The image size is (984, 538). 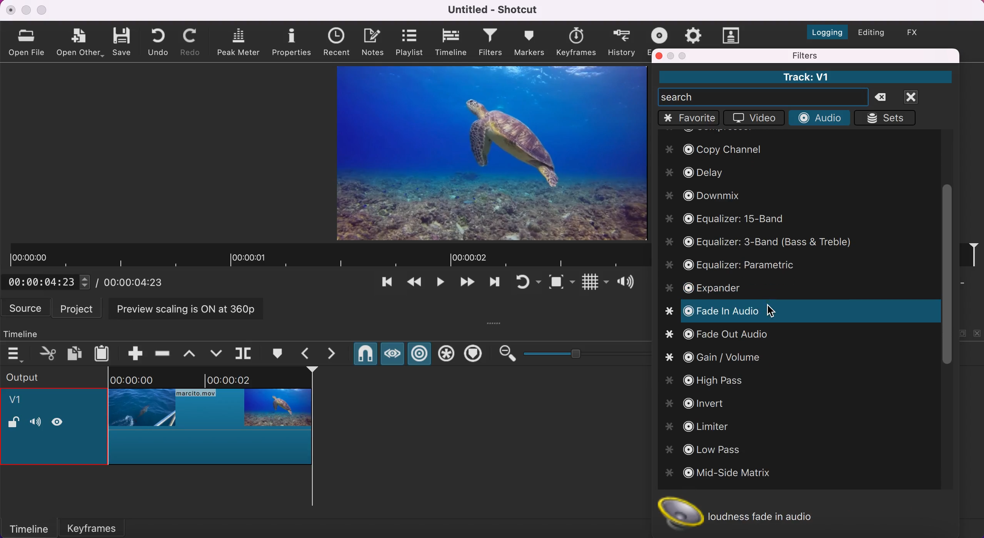 What do you see at coordinates (870, 33) in the screenshot?
I see `switch to the editing layout` at bounding box center [870, 33].